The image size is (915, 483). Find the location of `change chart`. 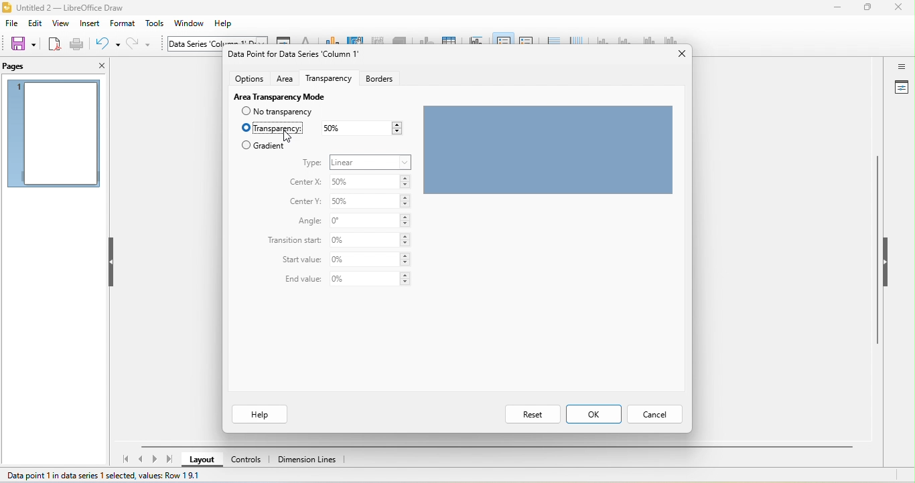

change chart is located at coordinates (330, 39).